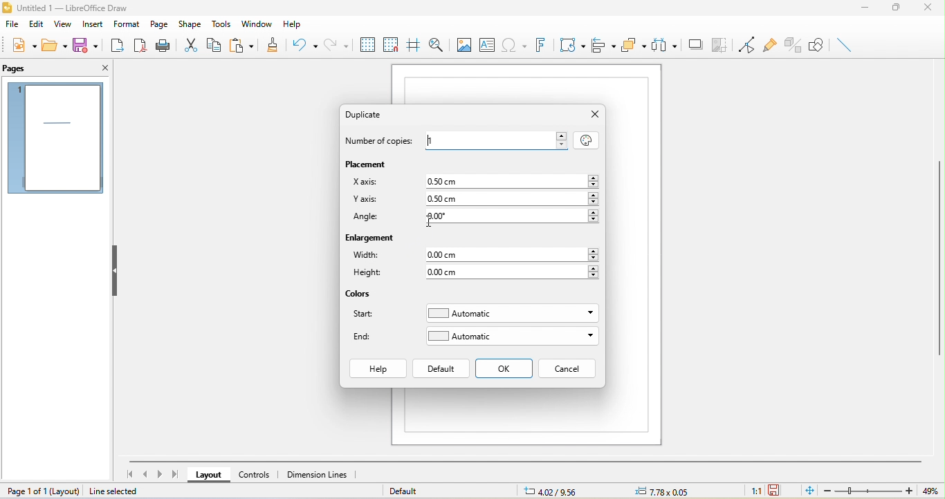 The image size is (945, 499). I want to click on snap to grid, so click(390, 43).